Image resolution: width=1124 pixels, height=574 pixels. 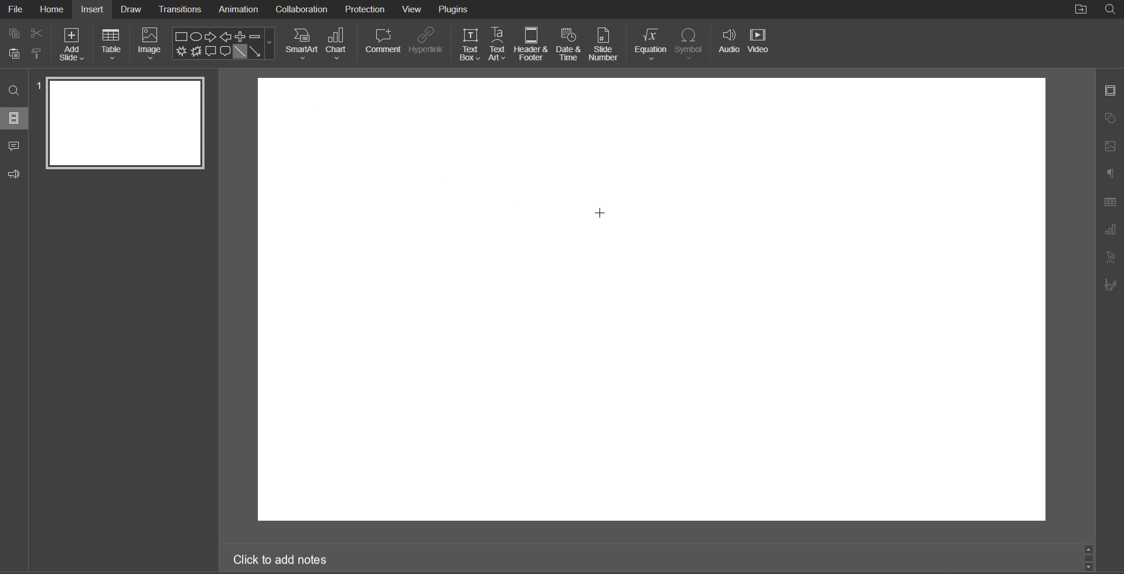 I want to click on Transitions, so click(x=181, y=9).